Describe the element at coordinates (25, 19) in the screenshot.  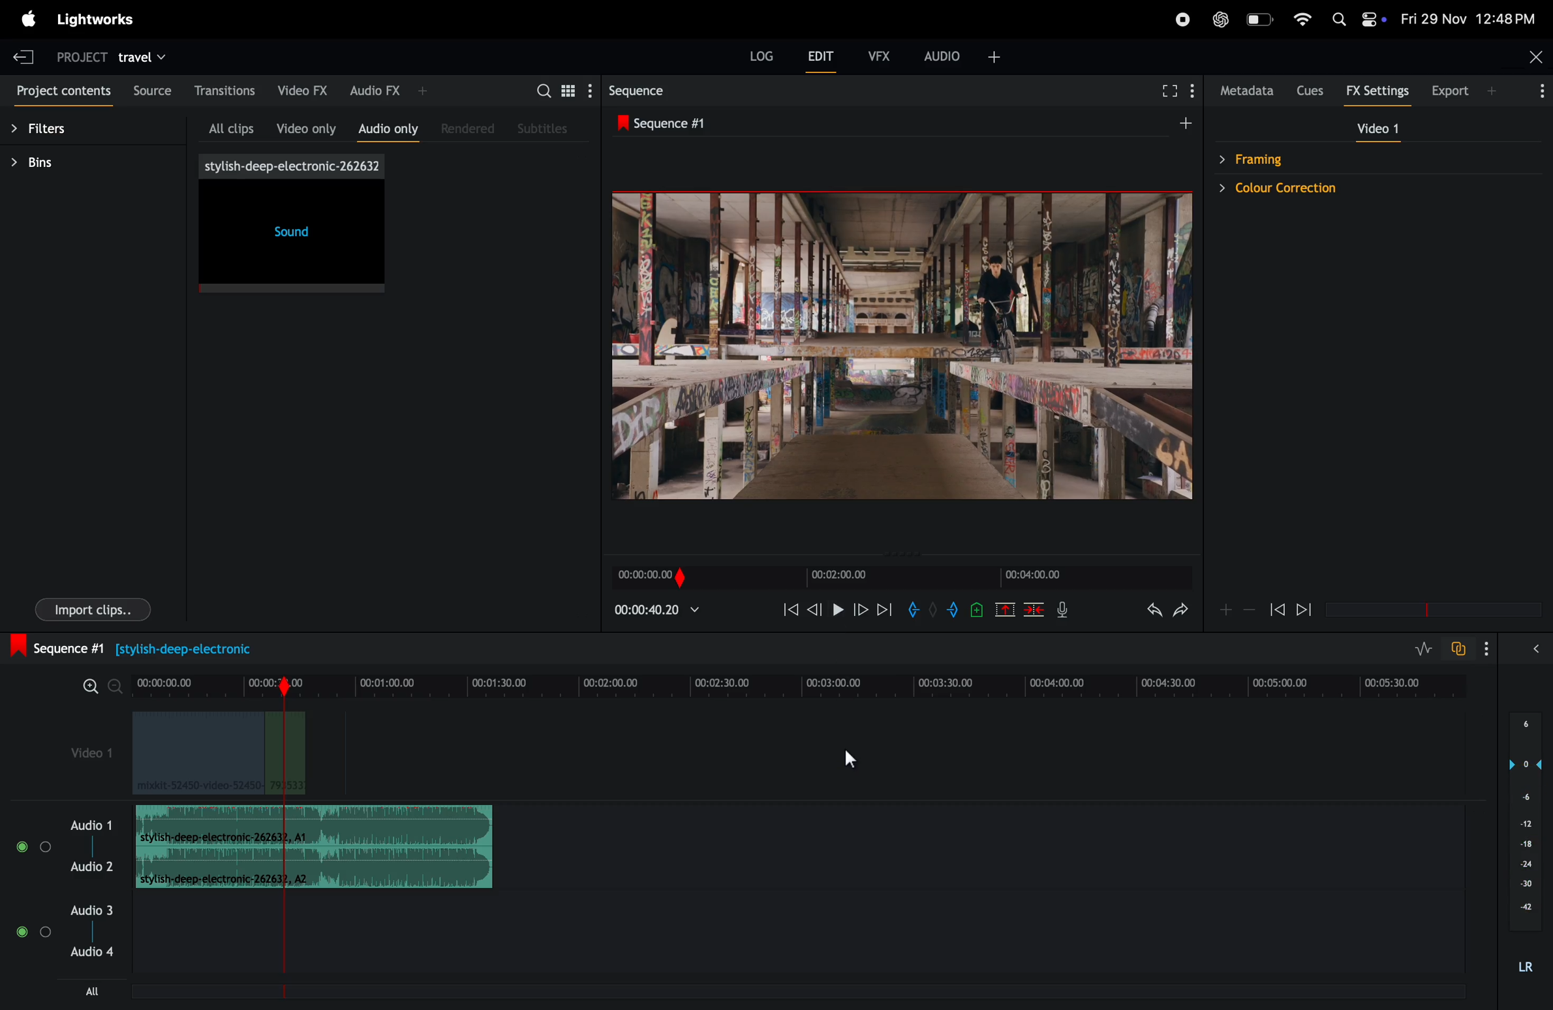
I see `apple menu` at that location.